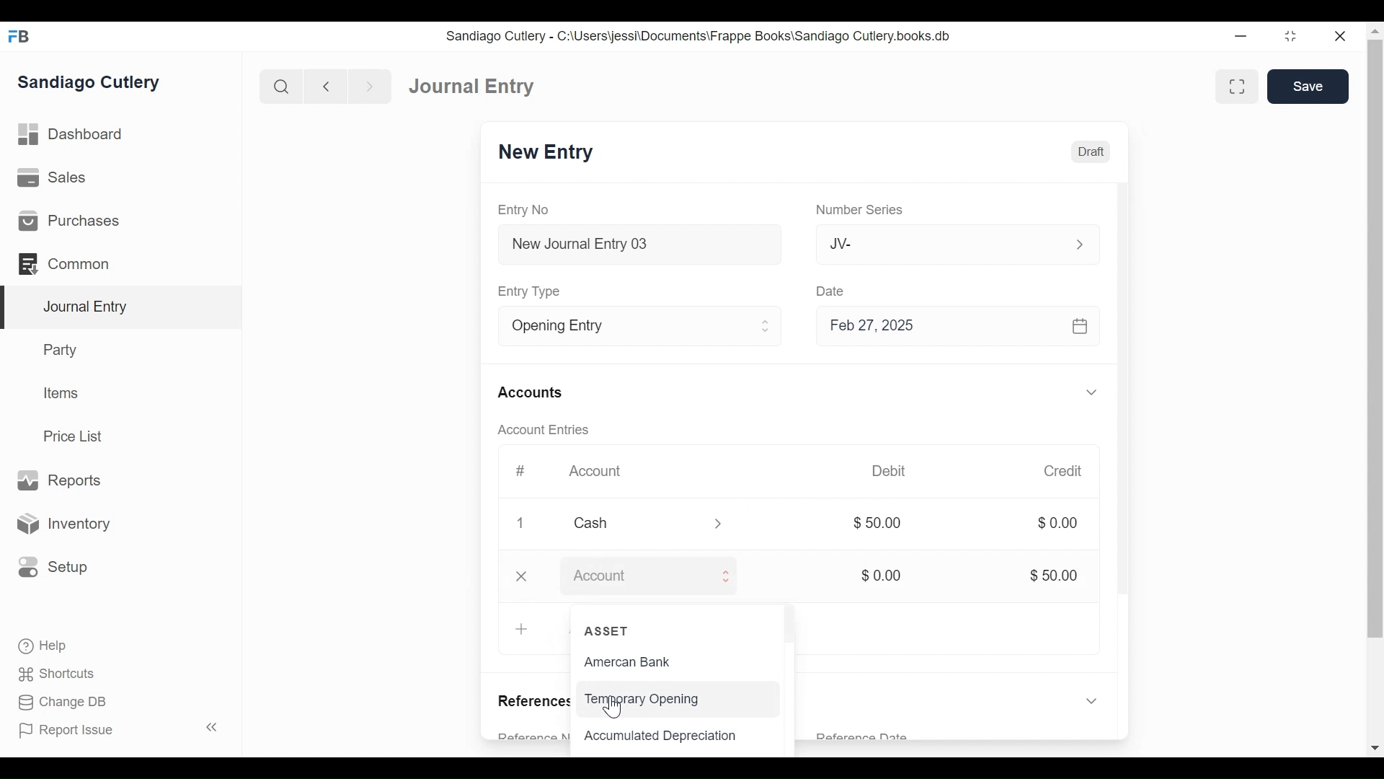 The height and width of the screenshot is (779, 1384). I want to click on Cursor, so click(615, 706).